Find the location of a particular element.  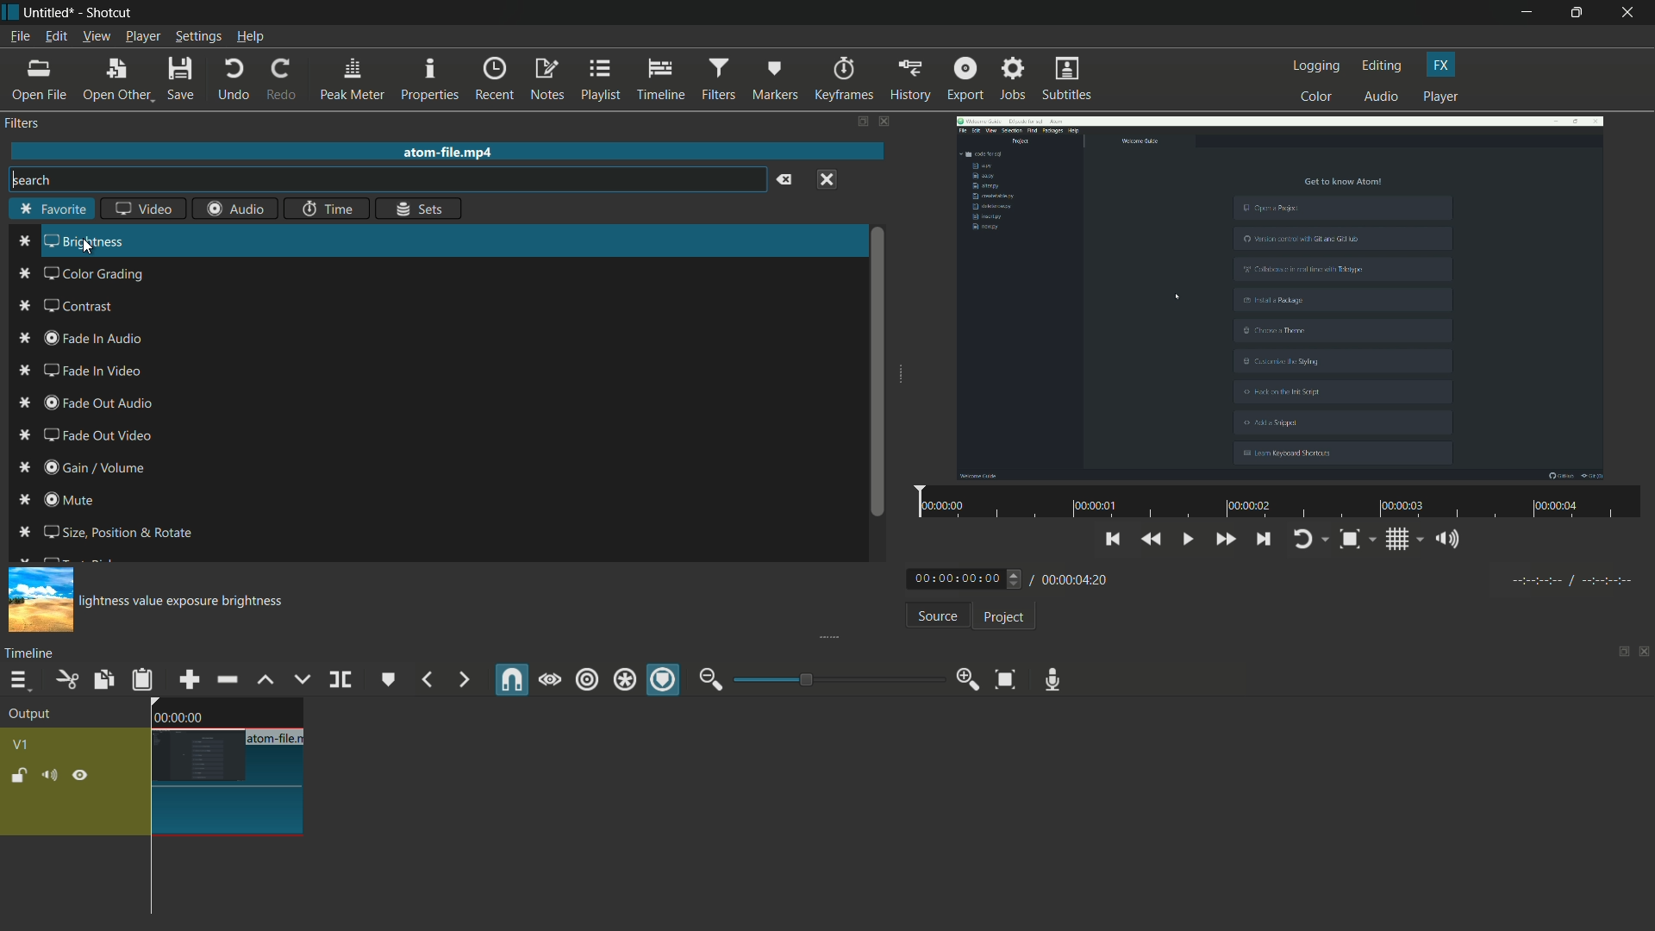

toggle play/pause is located at coordinates (1190, 540).